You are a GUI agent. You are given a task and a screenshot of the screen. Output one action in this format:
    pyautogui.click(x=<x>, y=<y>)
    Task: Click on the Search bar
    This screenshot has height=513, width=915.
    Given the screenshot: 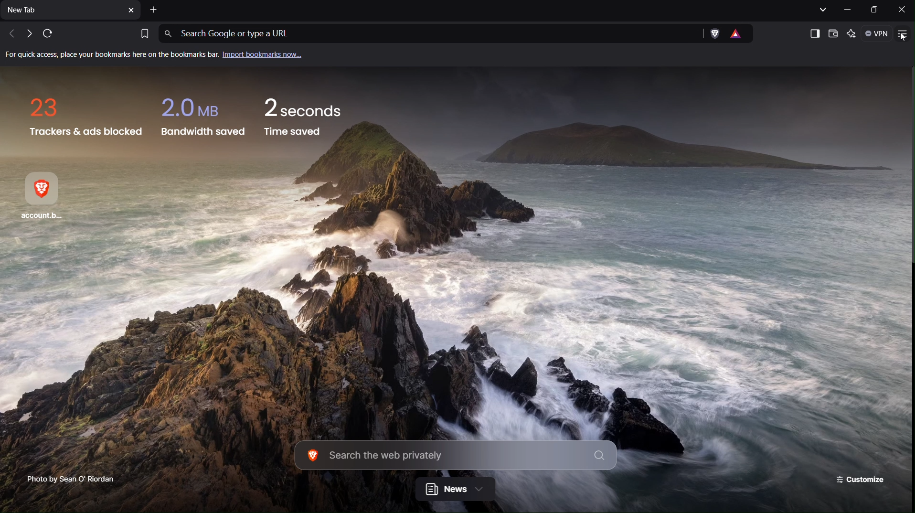 What is the action you would take?
    pyautogui.click(x=456, y=457)
    